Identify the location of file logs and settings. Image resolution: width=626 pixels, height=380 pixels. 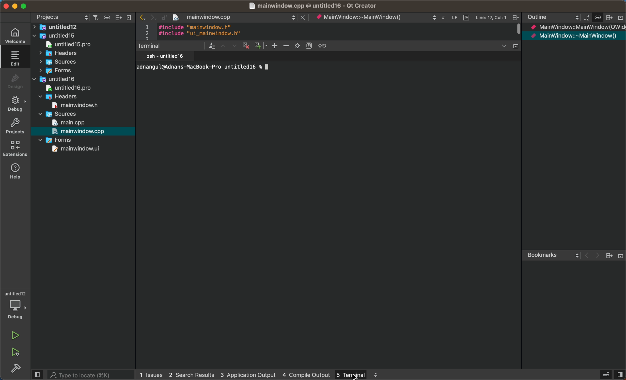
(417, 17).